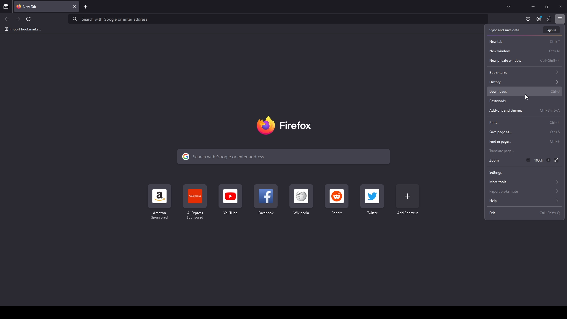 This screenshot has height=319, width=567. What do you see at coordinates (301, 200) in the screenshot?
I see `Wikipedia` at bounding box center [301, 200].